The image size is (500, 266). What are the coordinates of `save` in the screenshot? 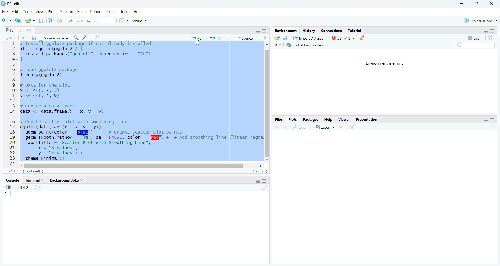 It's located at (285, 38).